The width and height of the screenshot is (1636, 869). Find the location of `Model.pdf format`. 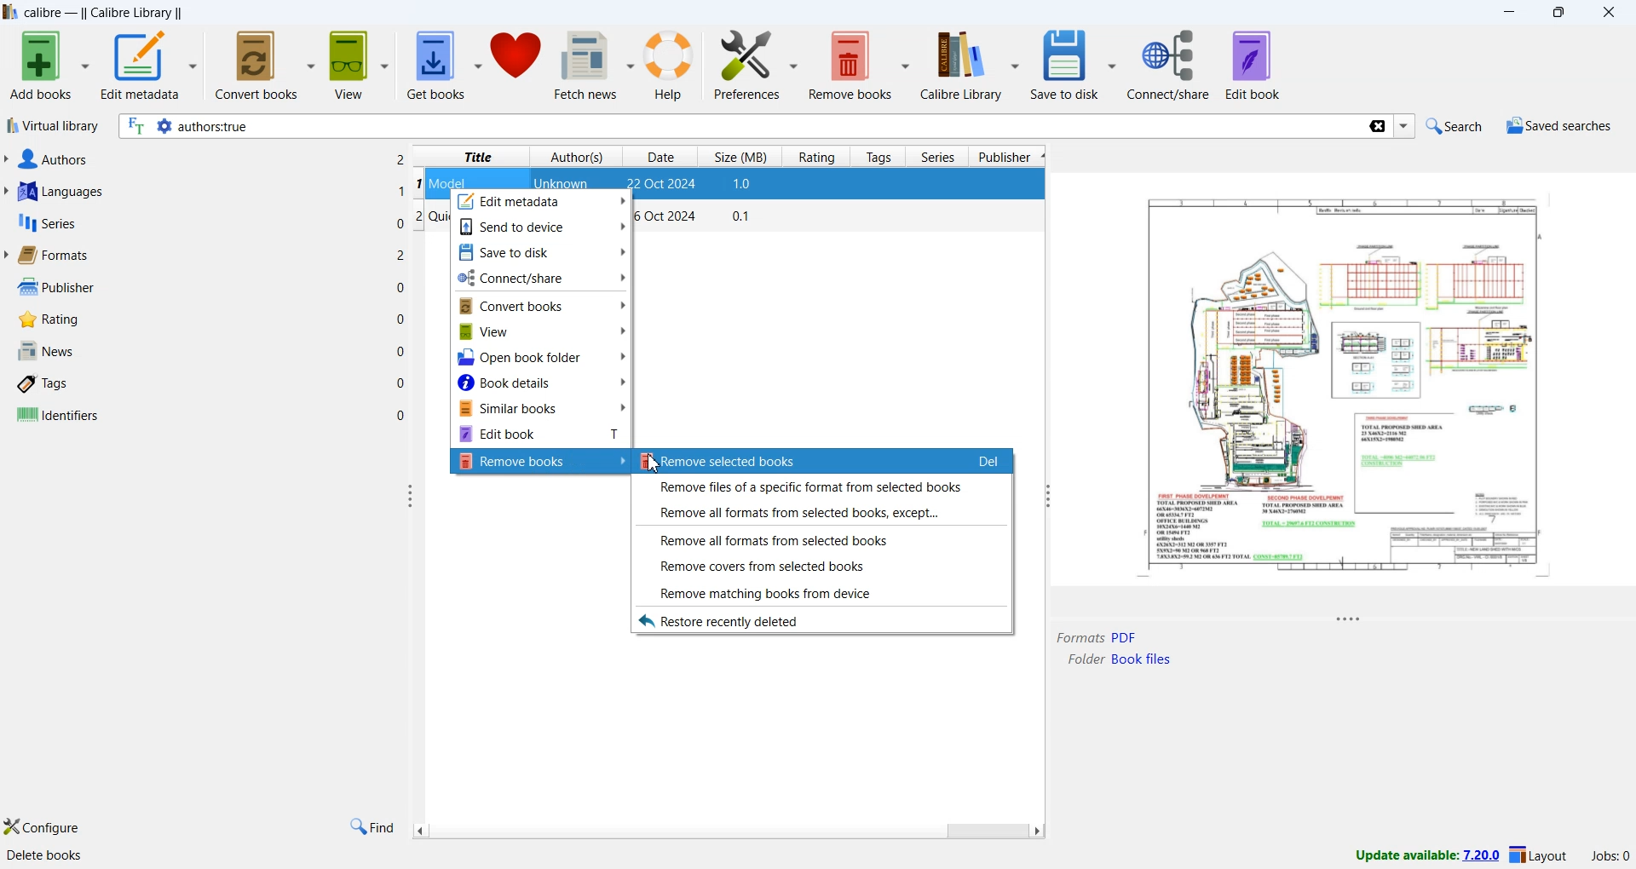

Model.pdf format is located at coordinates (1097, 637).